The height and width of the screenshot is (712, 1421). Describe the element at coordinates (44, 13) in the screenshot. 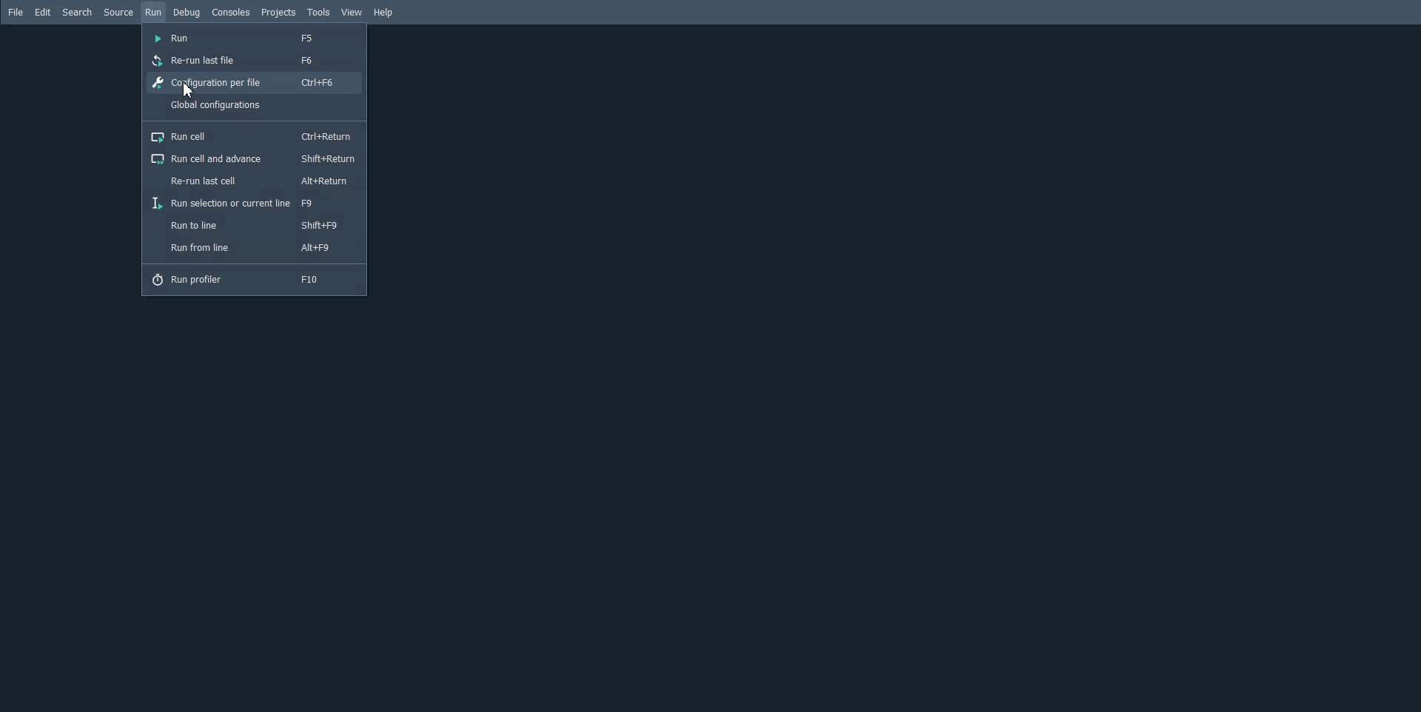

I see `Edit` at that location.